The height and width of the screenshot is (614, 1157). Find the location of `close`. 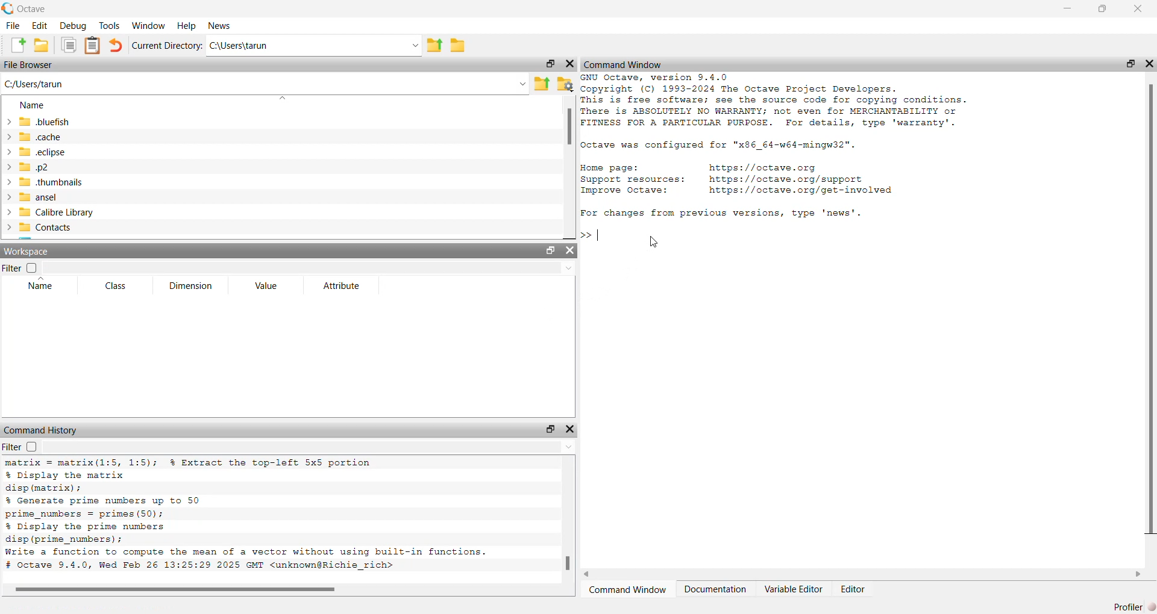

close is located at coordinates (1138, 7).